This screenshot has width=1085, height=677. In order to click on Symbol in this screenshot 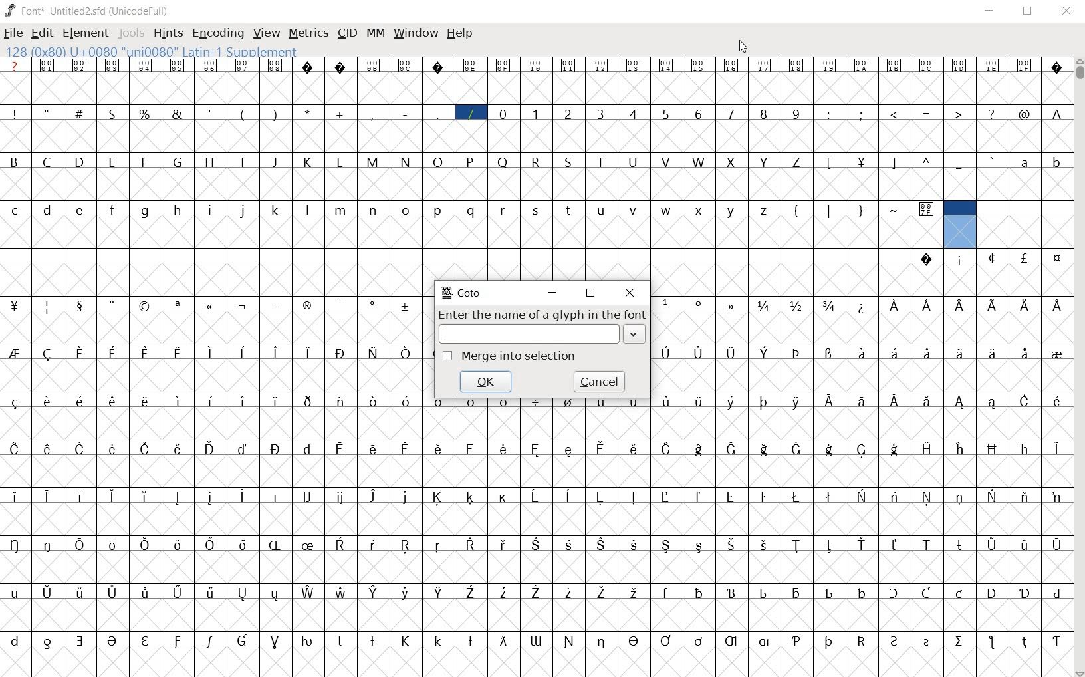, I will do `click(306, 303)`.